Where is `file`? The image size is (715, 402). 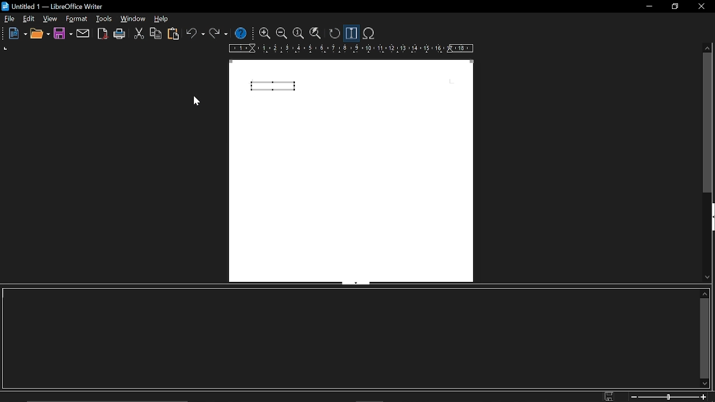 file is located at coordinates (10, 19).